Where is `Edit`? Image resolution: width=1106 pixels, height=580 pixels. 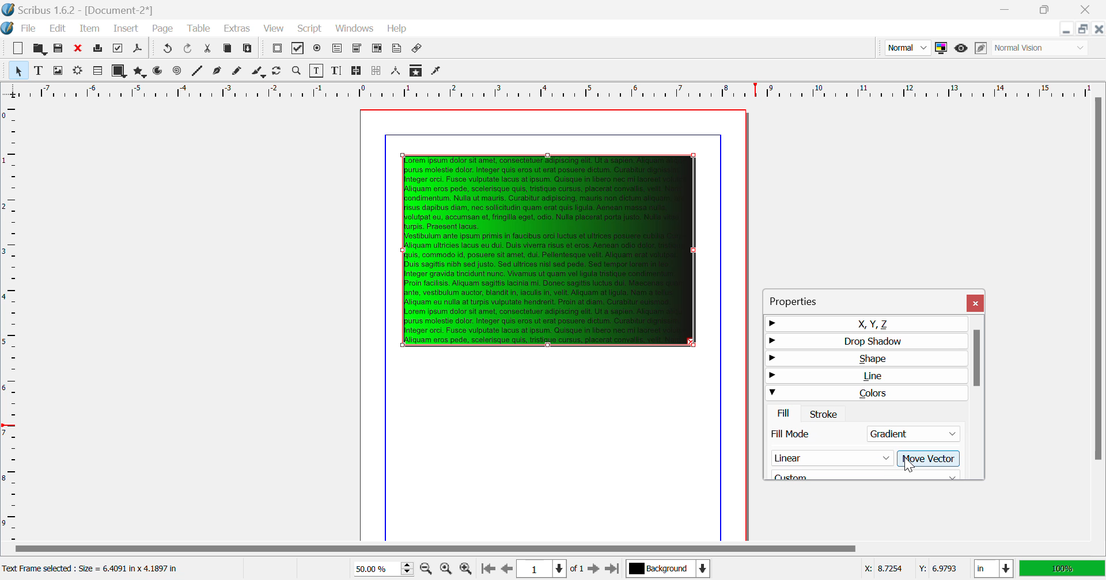 Edit is located at coordinates (55, 29).